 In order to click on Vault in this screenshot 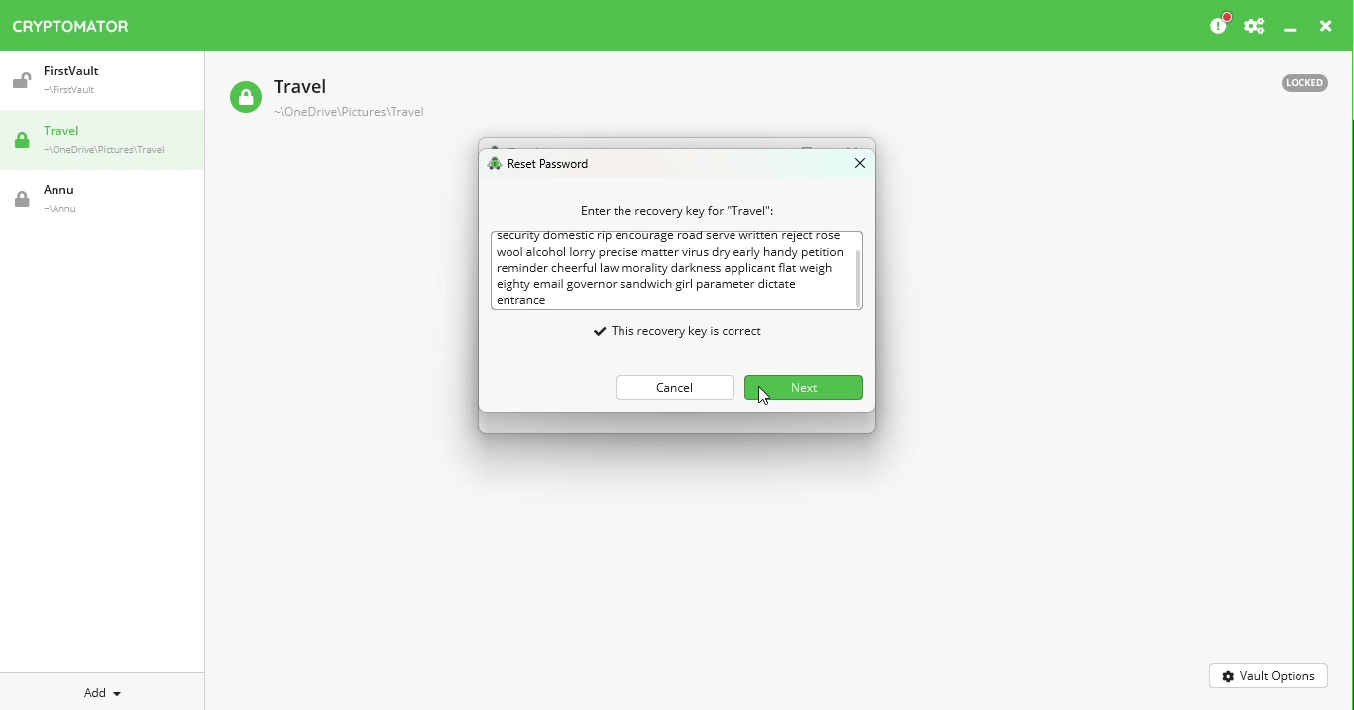, I will do `click(92, 80)`.